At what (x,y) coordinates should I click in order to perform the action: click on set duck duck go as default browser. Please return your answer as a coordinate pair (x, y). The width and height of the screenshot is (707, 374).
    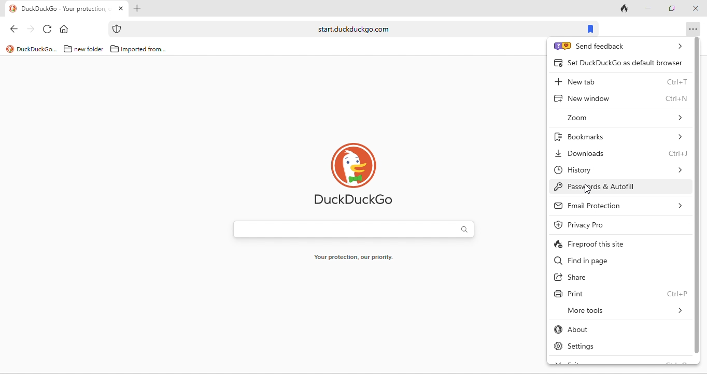
    Looking at the image, I should click on (618, 63).